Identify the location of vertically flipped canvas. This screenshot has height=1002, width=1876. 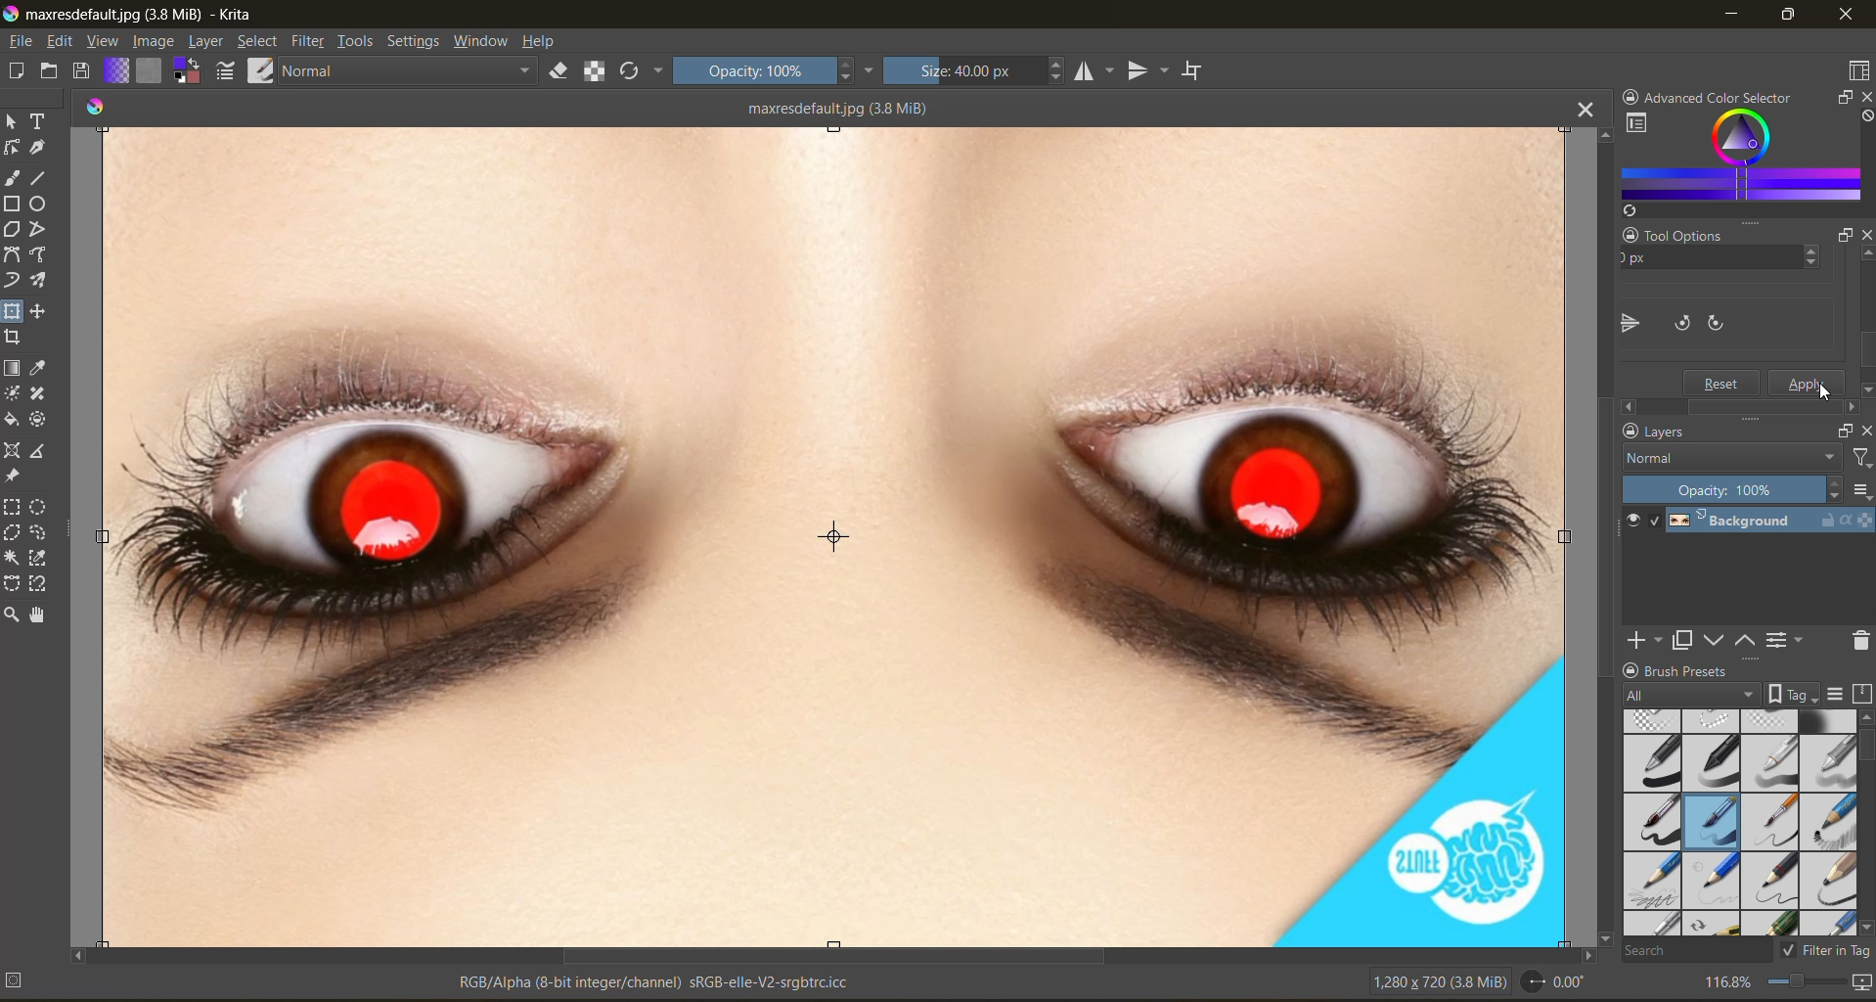
(831, 536).